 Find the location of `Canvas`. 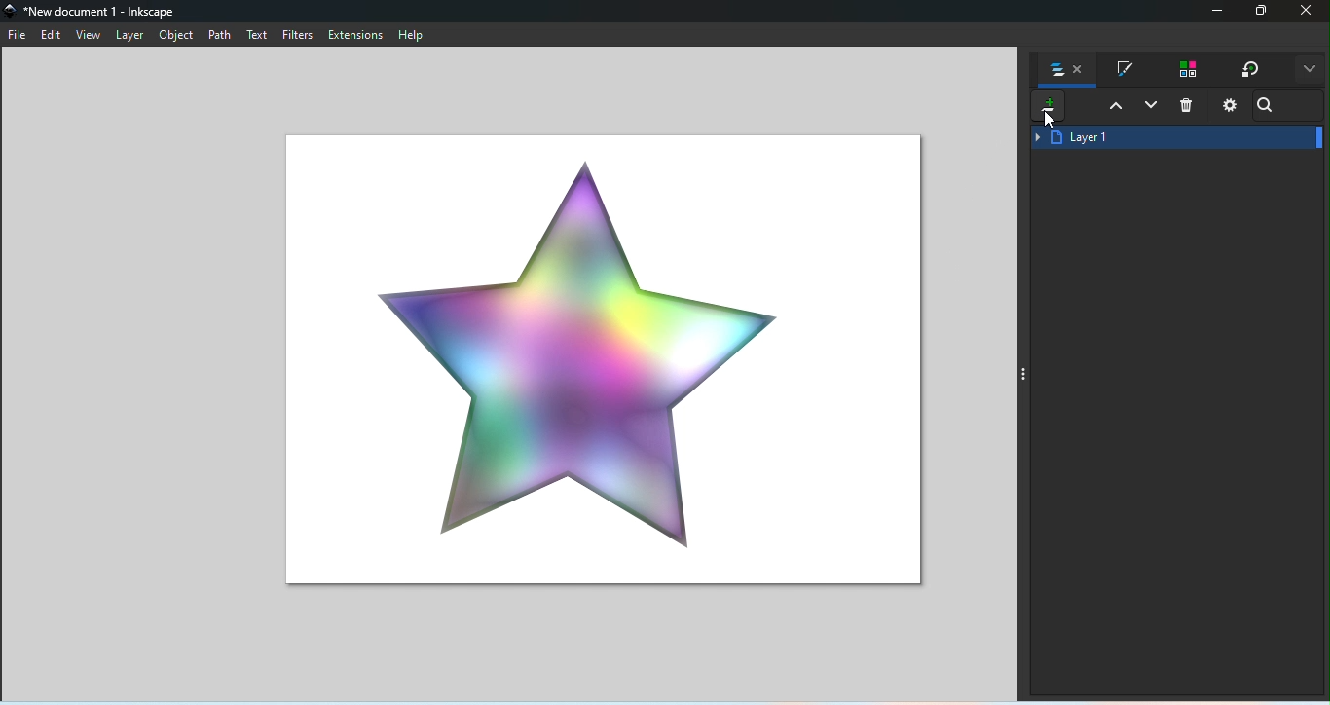

Canvas is located at coordinates (596, 355).